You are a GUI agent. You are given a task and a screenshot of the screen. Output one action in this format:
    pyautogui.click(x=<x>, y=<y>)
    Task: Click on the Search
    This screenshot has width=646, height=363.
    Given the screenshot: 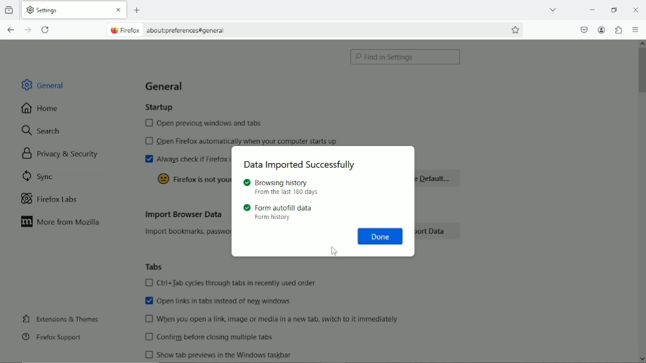 What is the action you would take?
    pyautogui.click(x=41, y=129)
    